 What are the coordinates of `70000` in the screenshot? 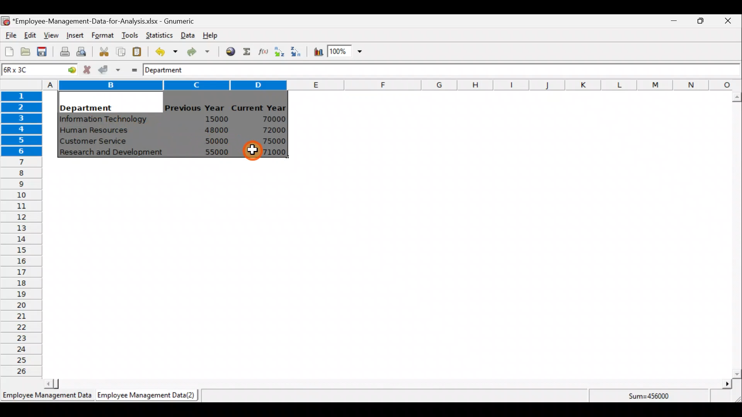 It's located at (271, 119).